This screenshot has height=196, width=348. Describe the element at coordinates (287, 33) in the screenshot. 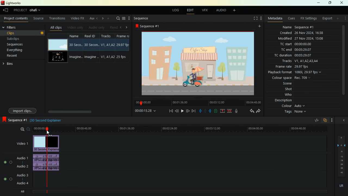

I see `created` at that location.